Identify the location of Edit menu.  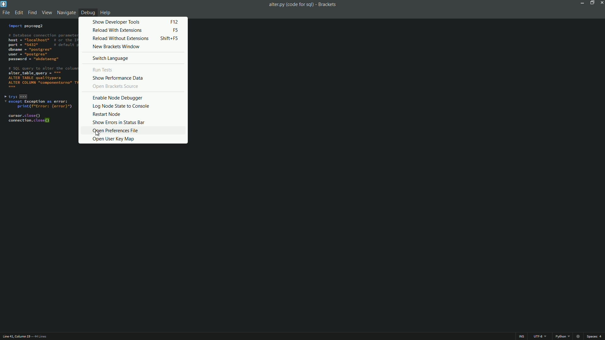
(18, 13).